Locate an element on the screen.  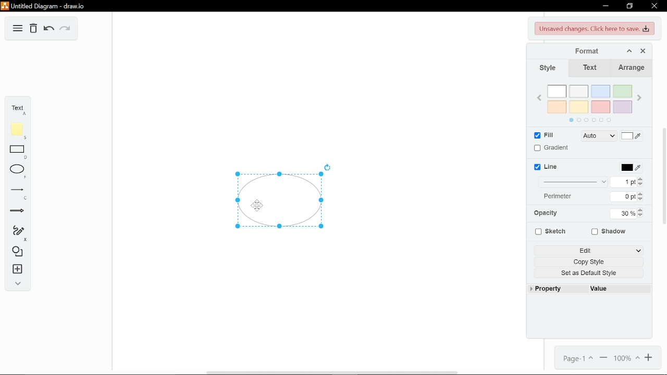
Sketch is located at coordinates (548, 232).